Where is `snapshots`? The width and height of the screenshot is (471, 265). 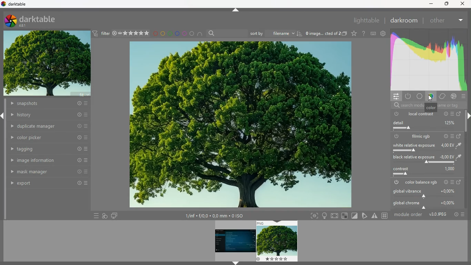
snapshots is located at coordinates (48, 104).